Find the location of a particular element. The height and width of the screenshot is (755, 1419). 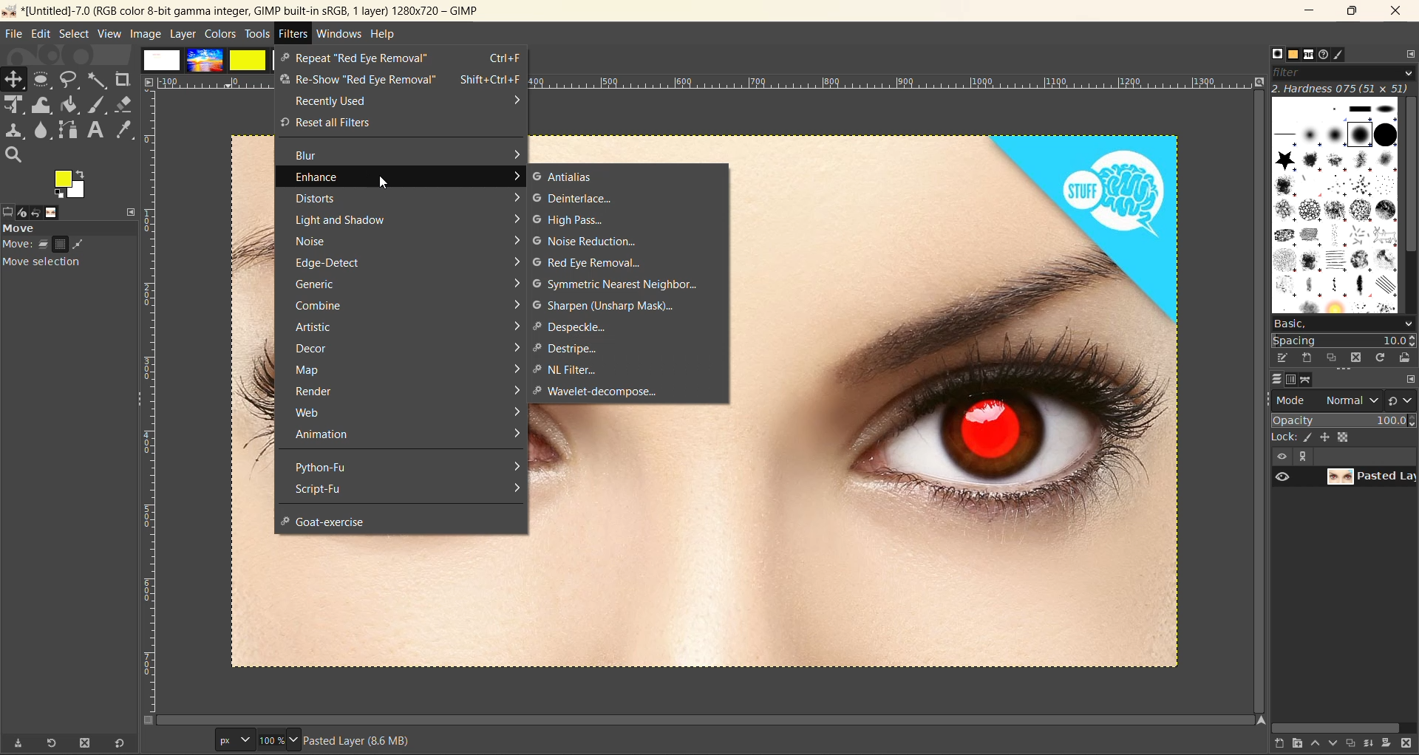

configure is located at coordinates (1410, 53).